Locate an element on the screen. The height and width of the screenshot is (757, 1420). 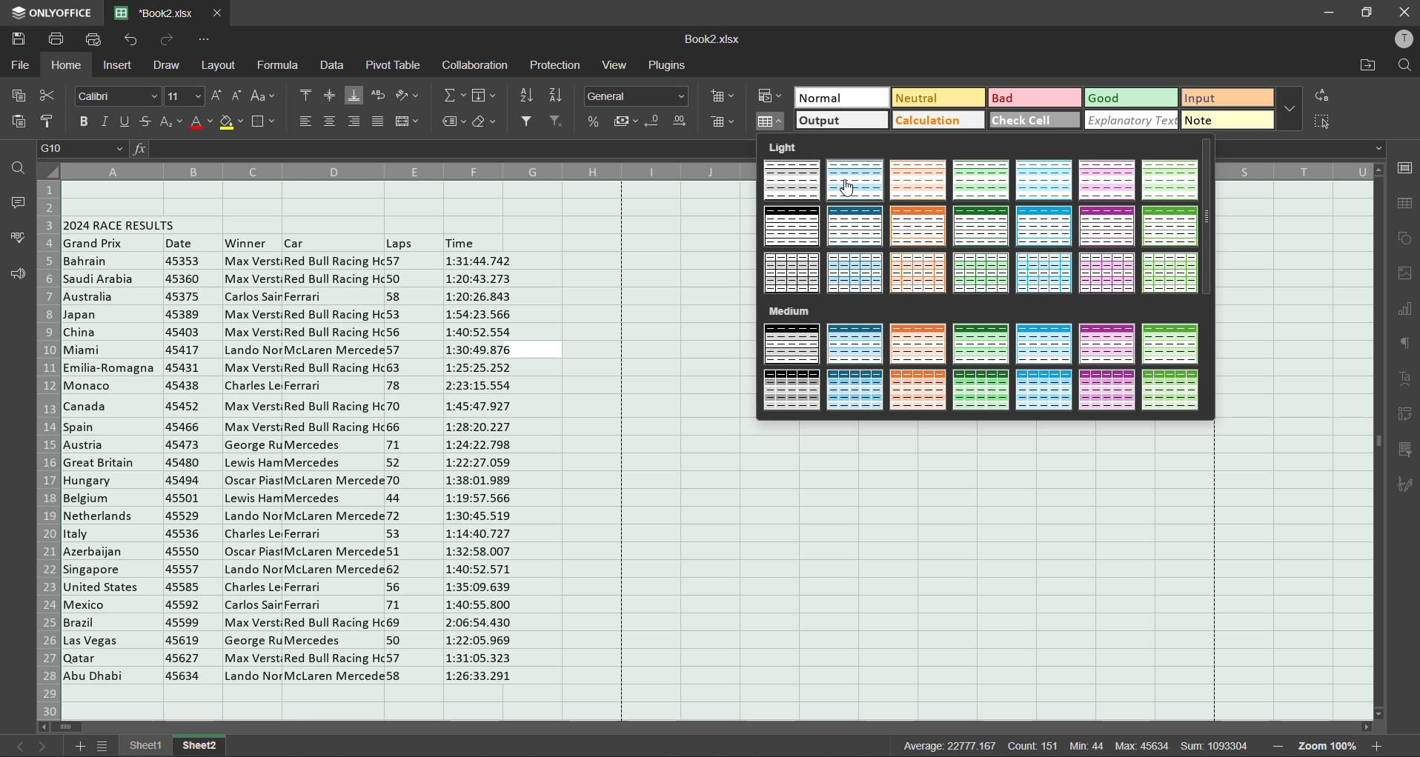
table style light 7 is located at coordinates (1172, 181).